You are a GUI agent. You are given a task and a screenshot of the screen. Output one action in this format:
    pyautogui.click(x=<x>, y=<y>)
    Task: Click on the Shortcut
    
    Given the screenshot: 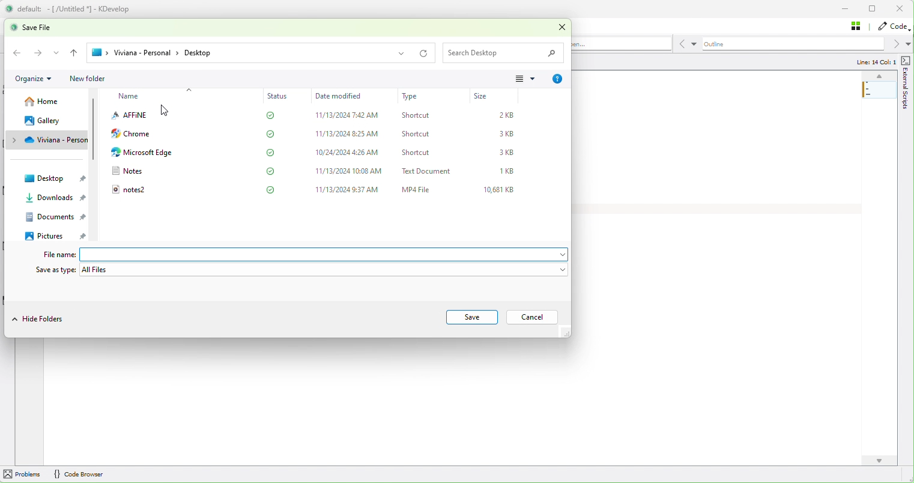 What is the action you would take?
    pyautogui.click(x=417, y=153)
    